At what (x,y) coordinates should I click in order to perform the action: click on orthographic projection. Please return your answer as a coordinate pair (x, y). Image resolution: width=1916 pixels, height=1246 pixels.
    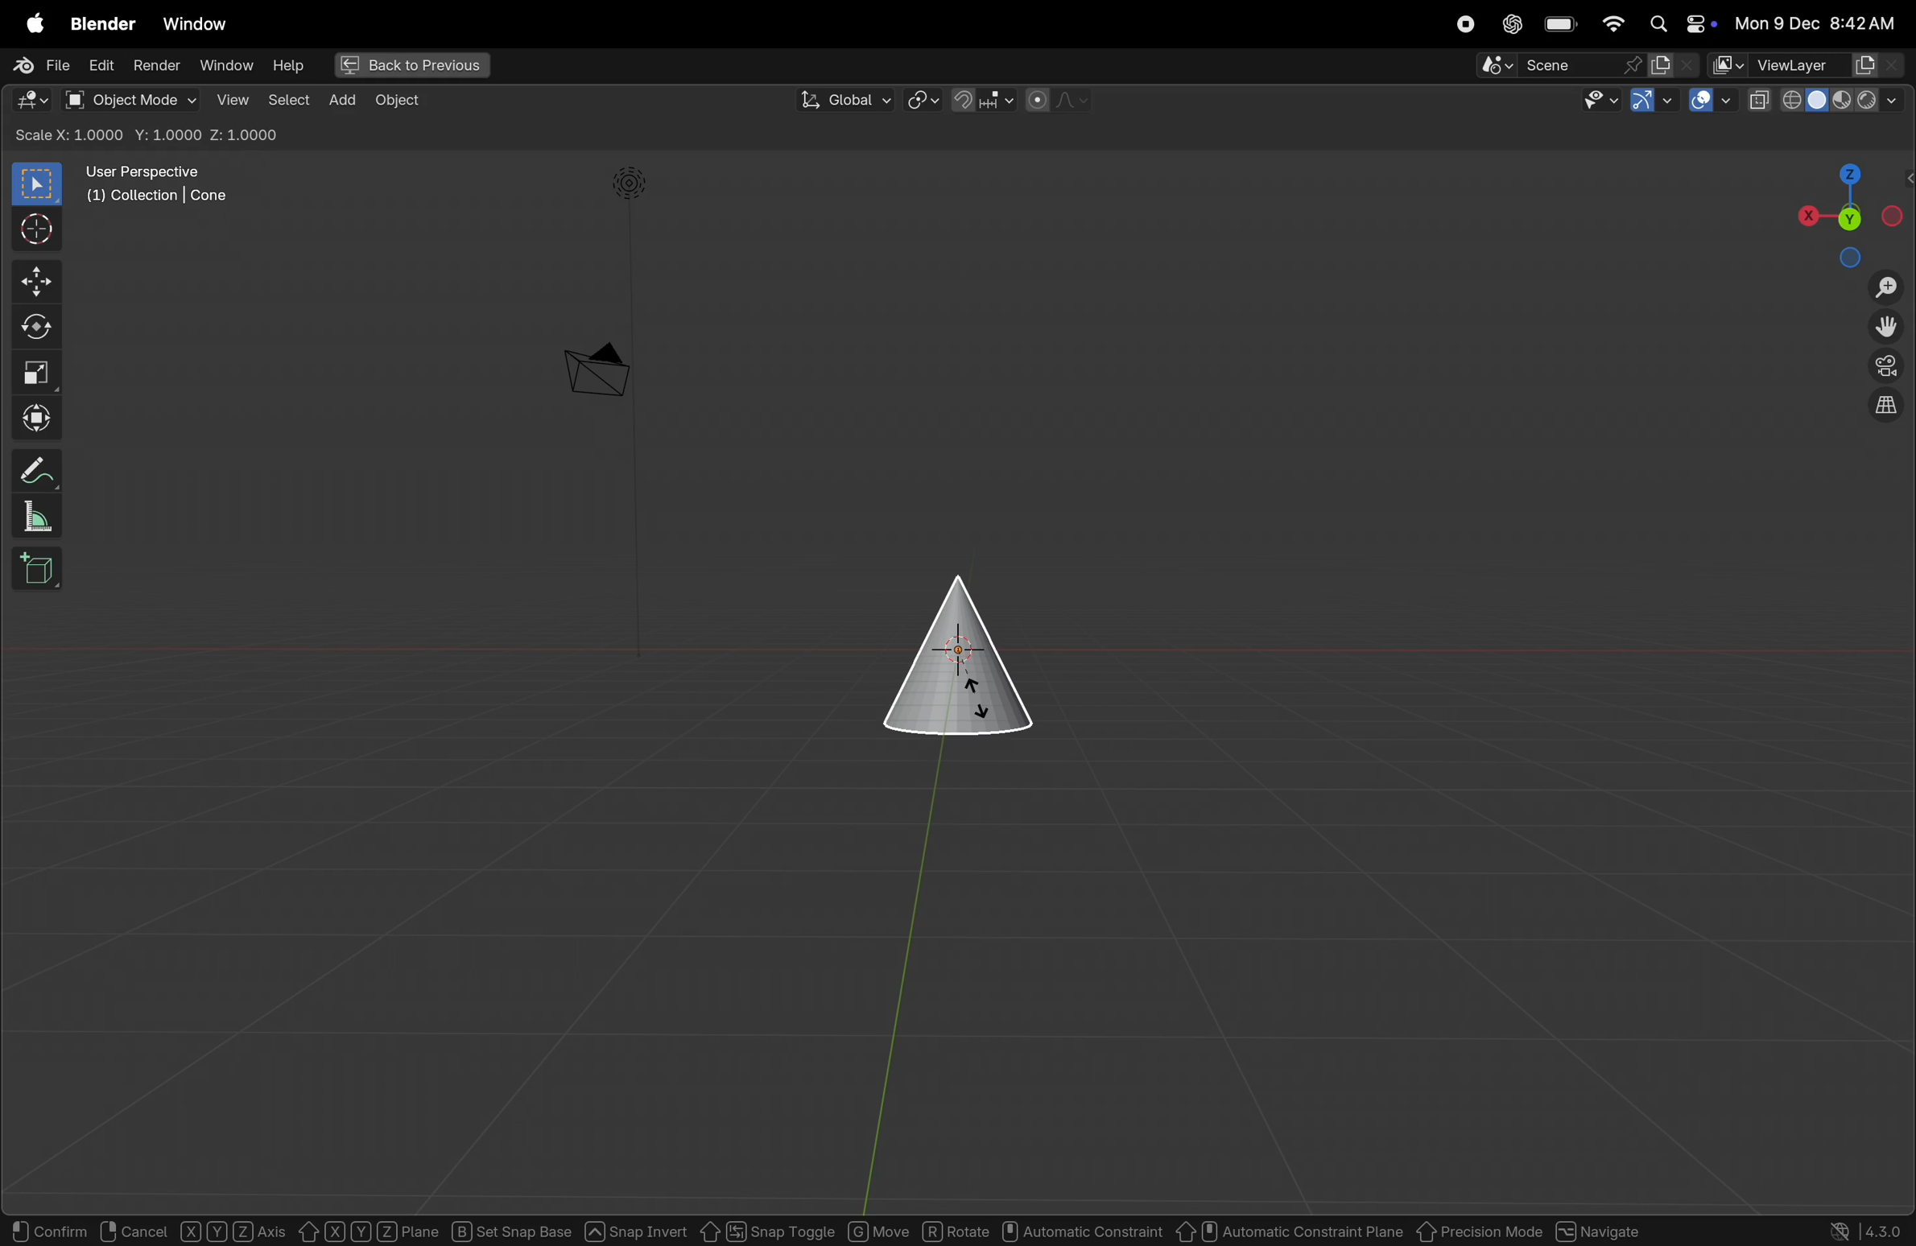
    Looking at the image, I should click on (1889, 405).